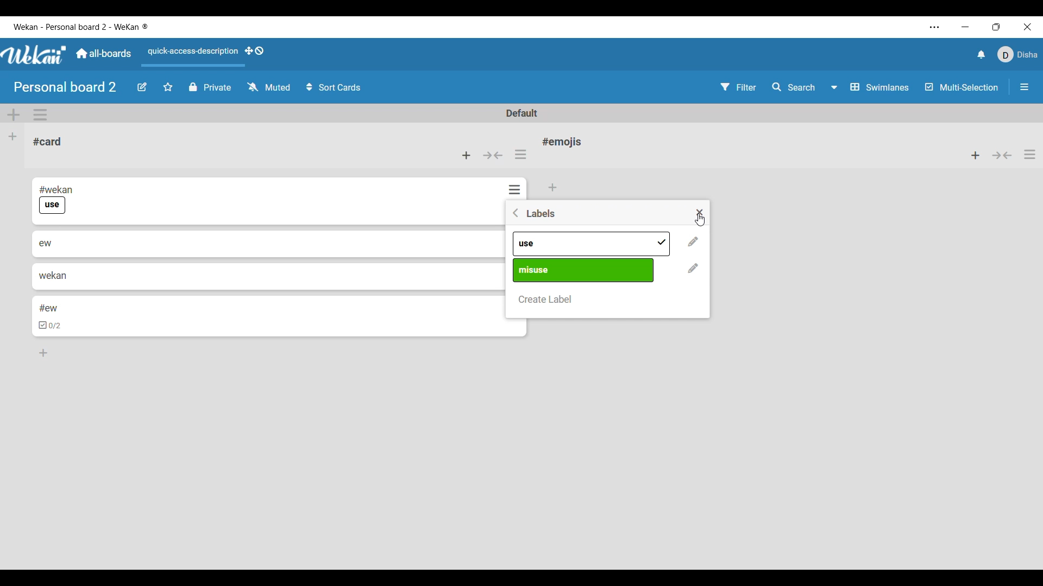 This screenshot has height=586, width=1043. I want to click on Card name, so click(47, 142).